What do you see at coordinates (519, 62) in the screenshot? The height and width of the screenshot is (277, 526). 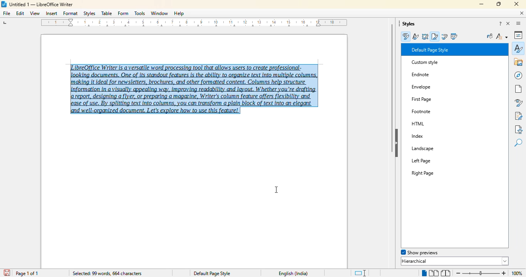 I see `gallery` at bounding box center [519, 62].